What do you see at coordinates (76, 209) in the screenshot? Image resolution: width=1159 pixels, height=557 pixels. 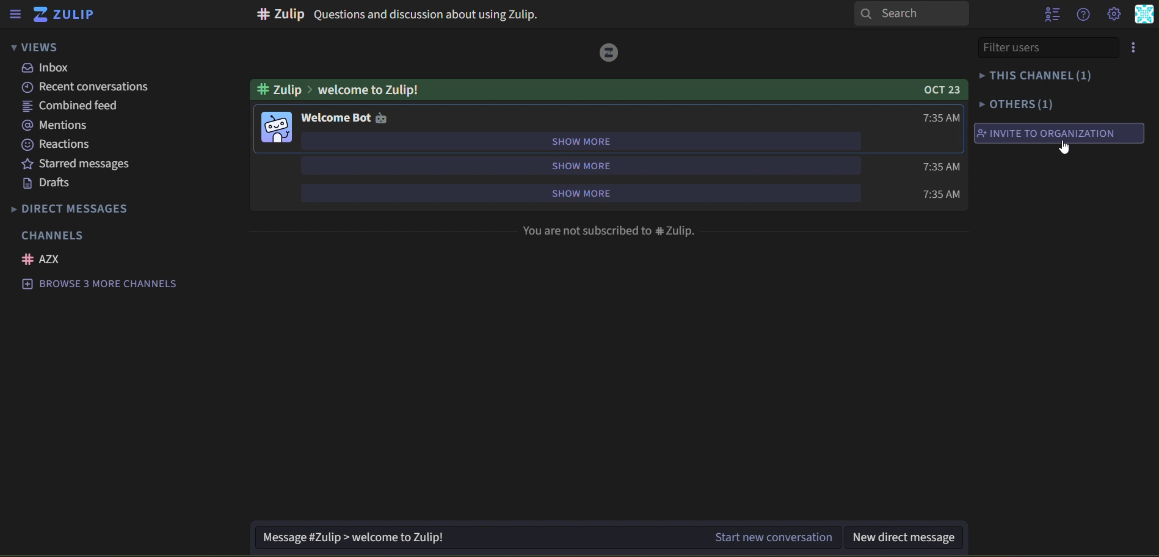 I see `direct messages` at bounding box center [76, 209].